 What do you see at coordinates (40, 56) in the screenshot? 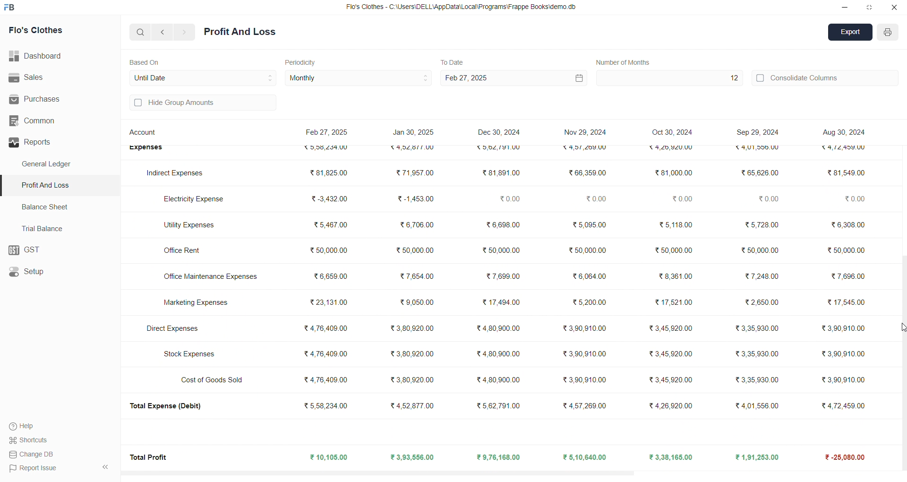
I see `Dashboard` at bounding box center [40, 56].